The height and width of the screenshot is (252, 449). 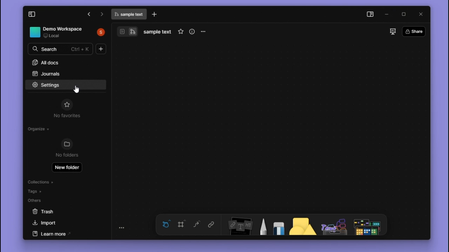 What do you see at coordinates (32, 15) in the screenshot?
I see `collapse sidebar` at bounding box center [32, 15].